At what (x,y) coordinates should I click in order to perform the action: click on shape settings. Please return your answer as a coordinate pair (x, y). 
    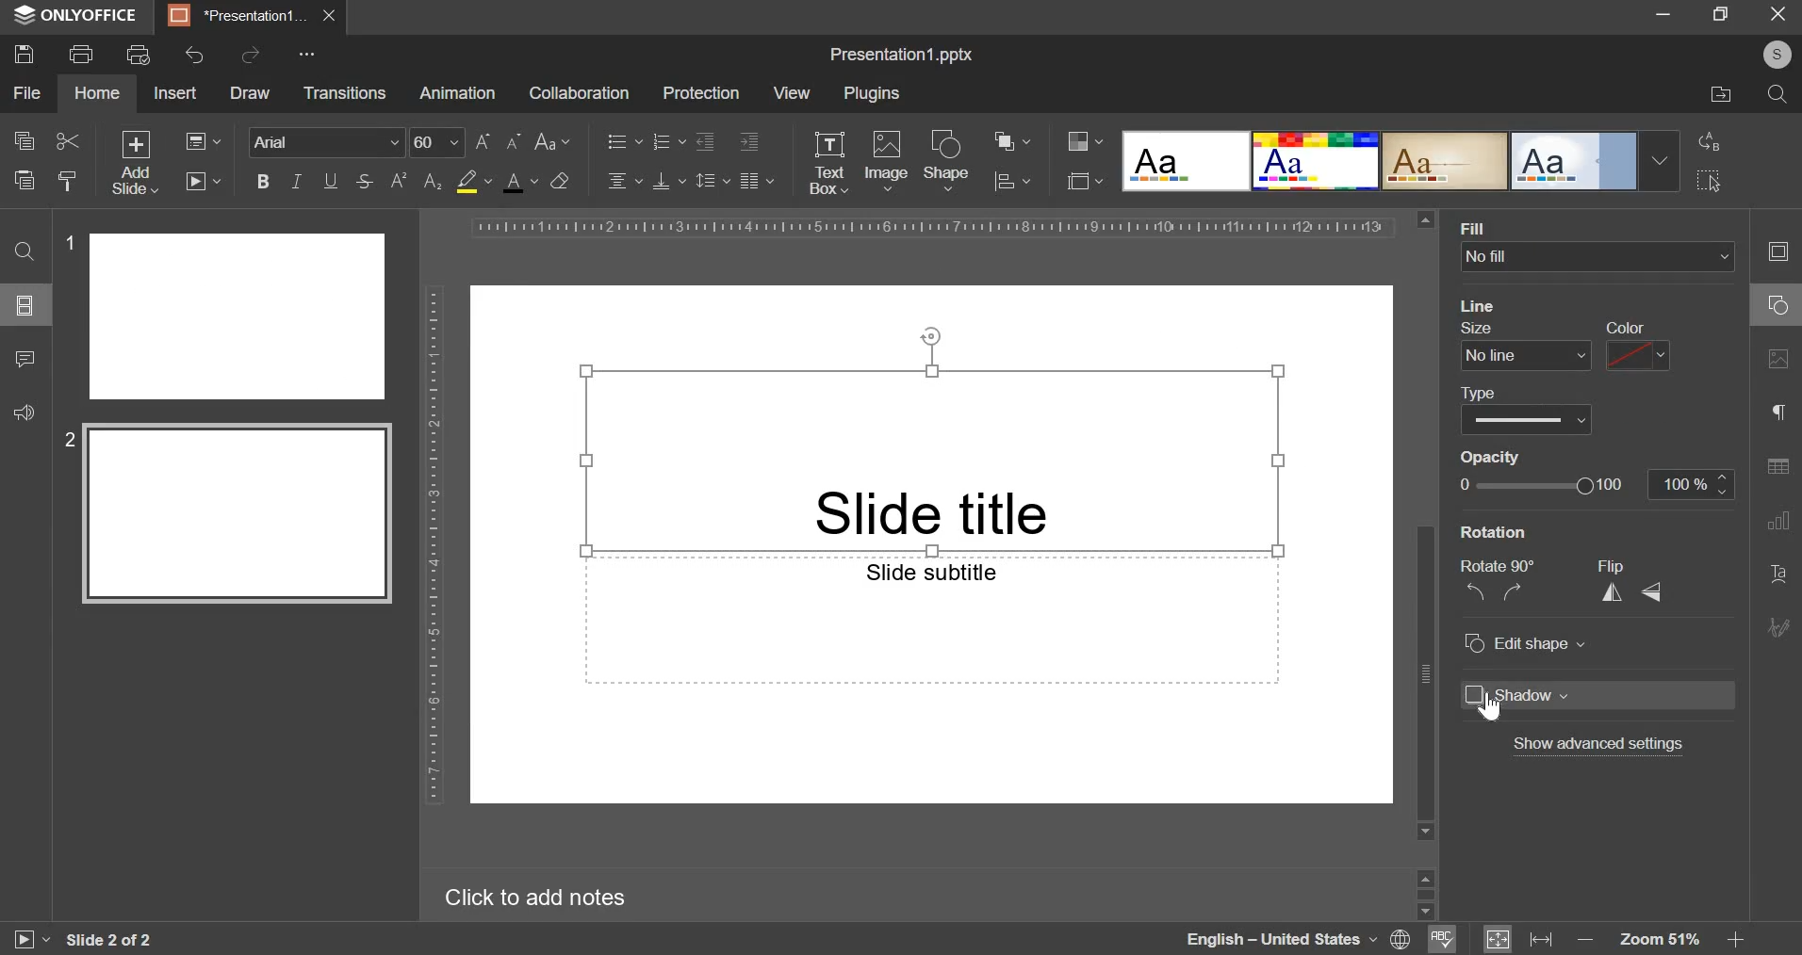
    Looking at the image, I should click on (1774, 306).